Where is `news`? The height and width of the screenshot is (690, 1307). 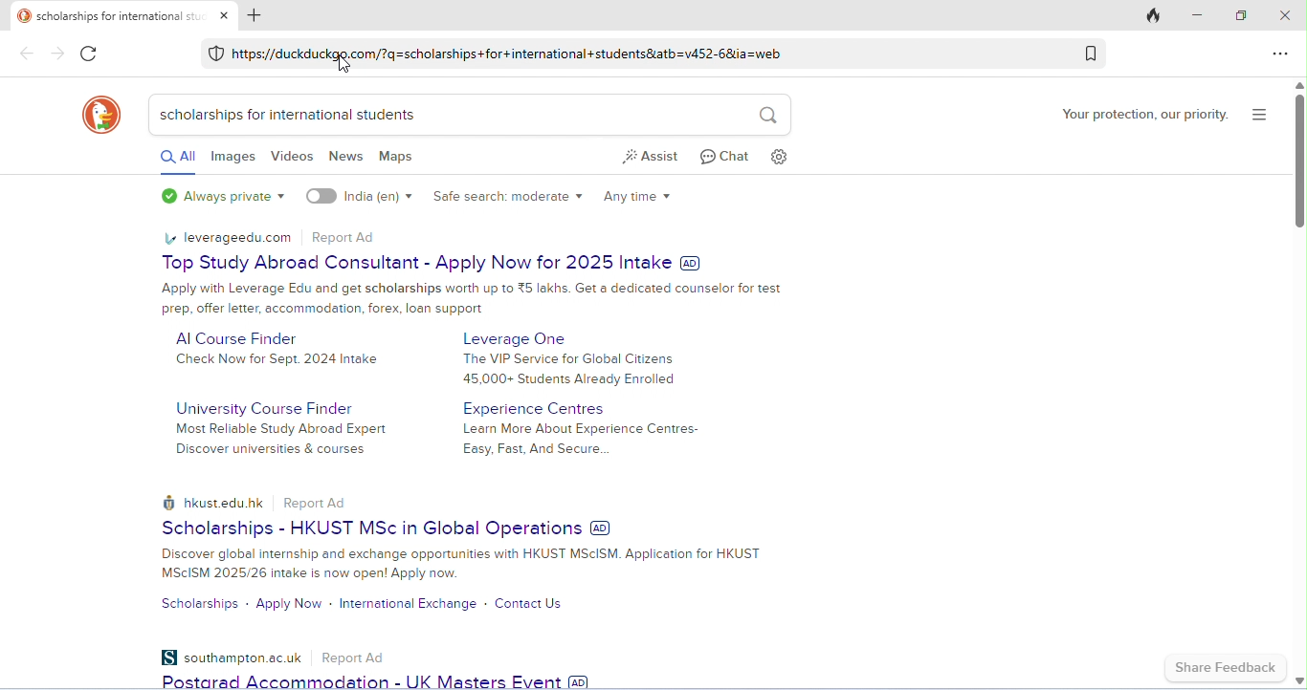 news is located at coordinates (345, 158).